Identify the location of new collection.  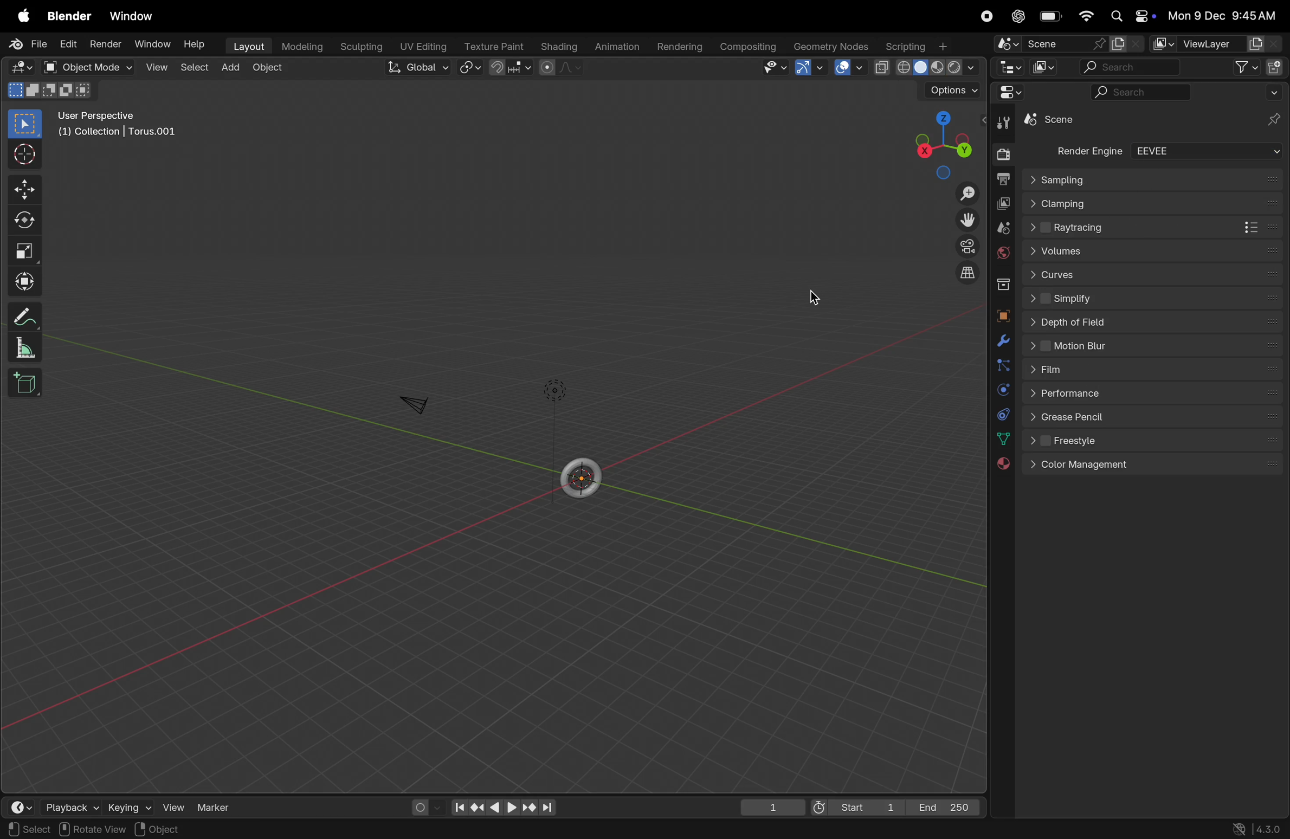
(1275, 68).